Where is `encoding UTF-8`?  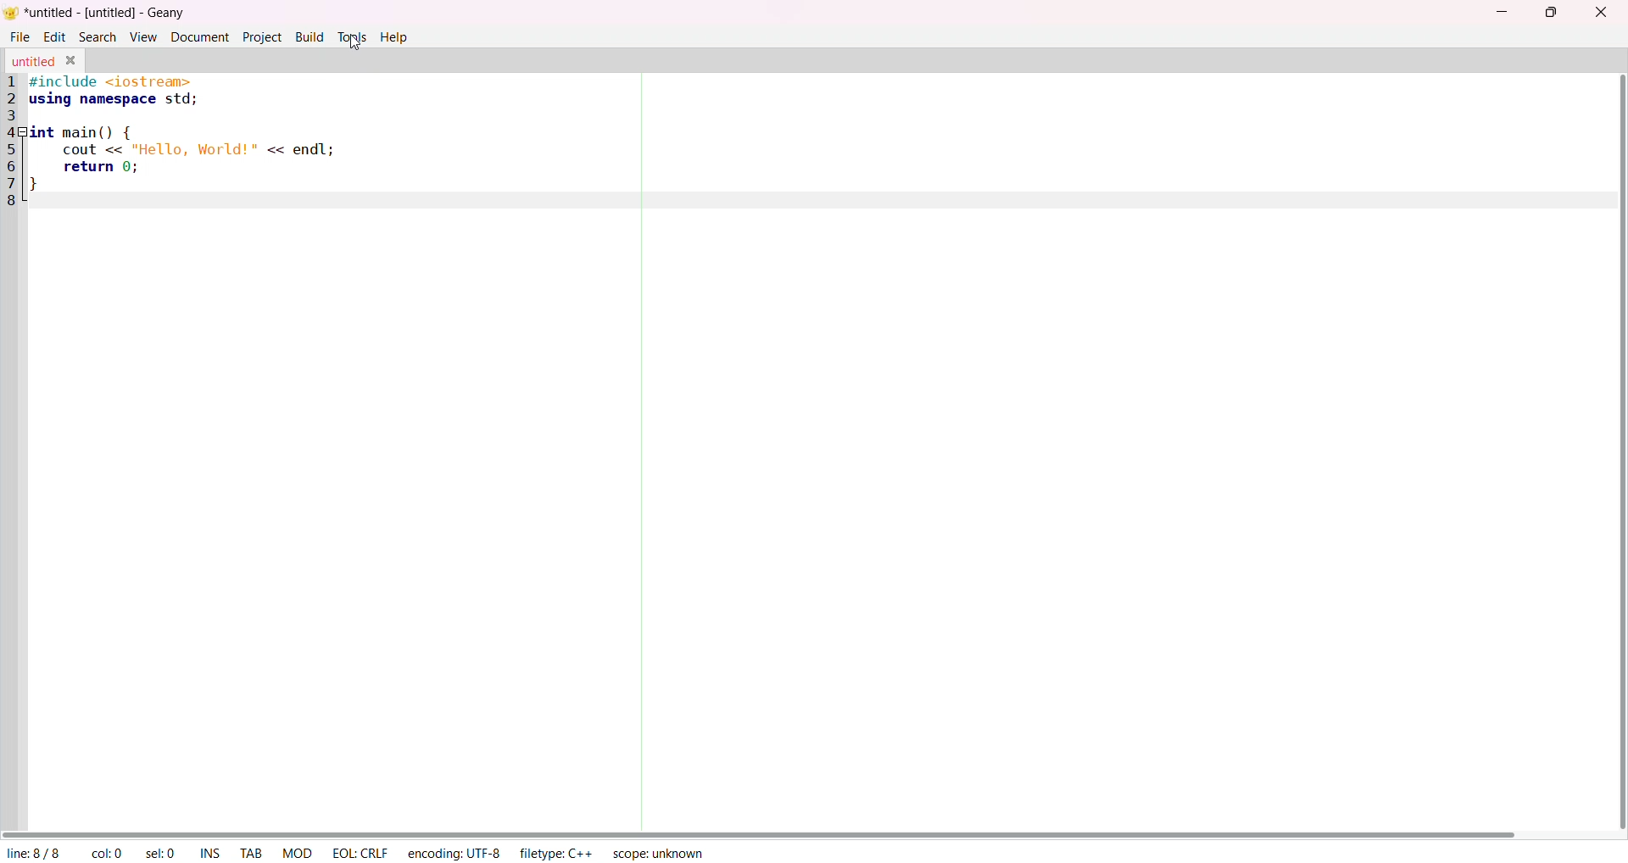 encoding UTF-8 is located at coordinates (455, 852).